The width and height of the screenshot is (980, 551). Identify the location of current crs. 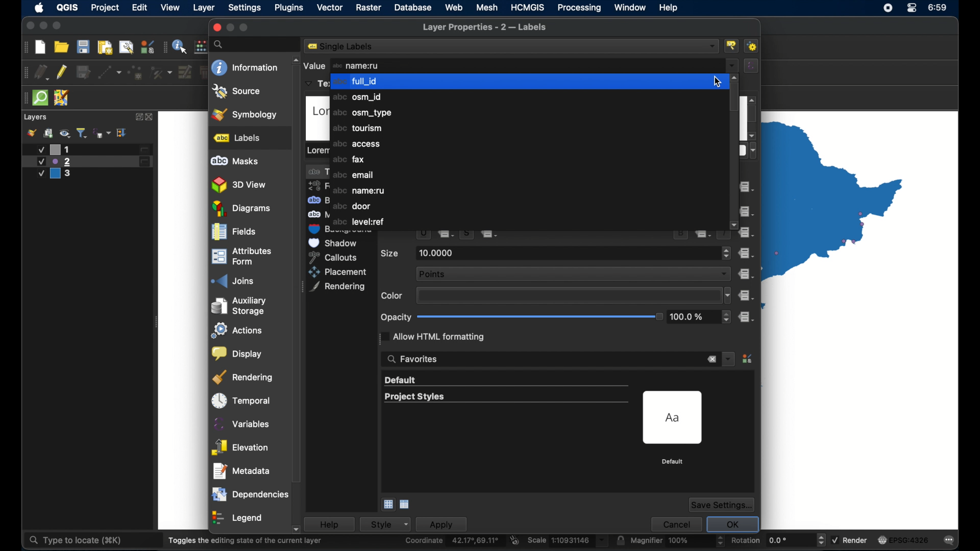
(904, 539).